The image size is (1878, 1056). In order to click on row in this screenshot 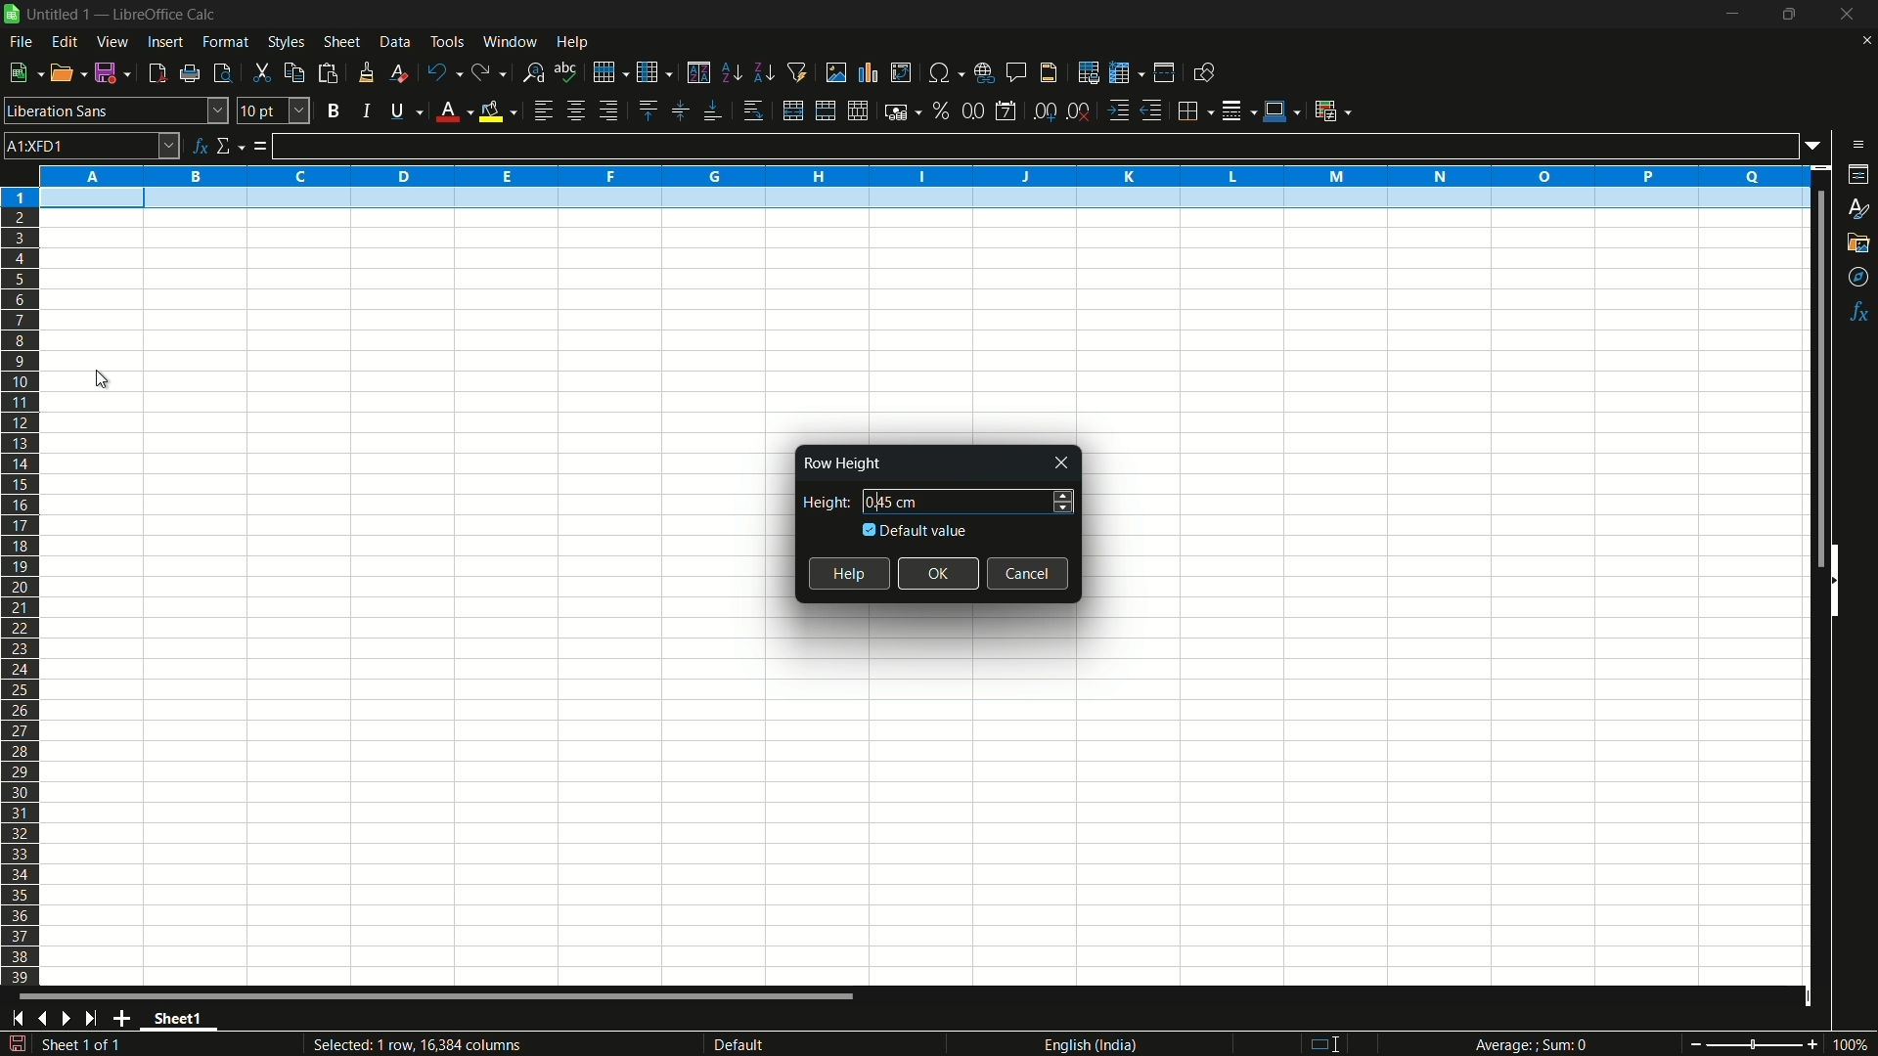, I will do `click(610, 70)`.